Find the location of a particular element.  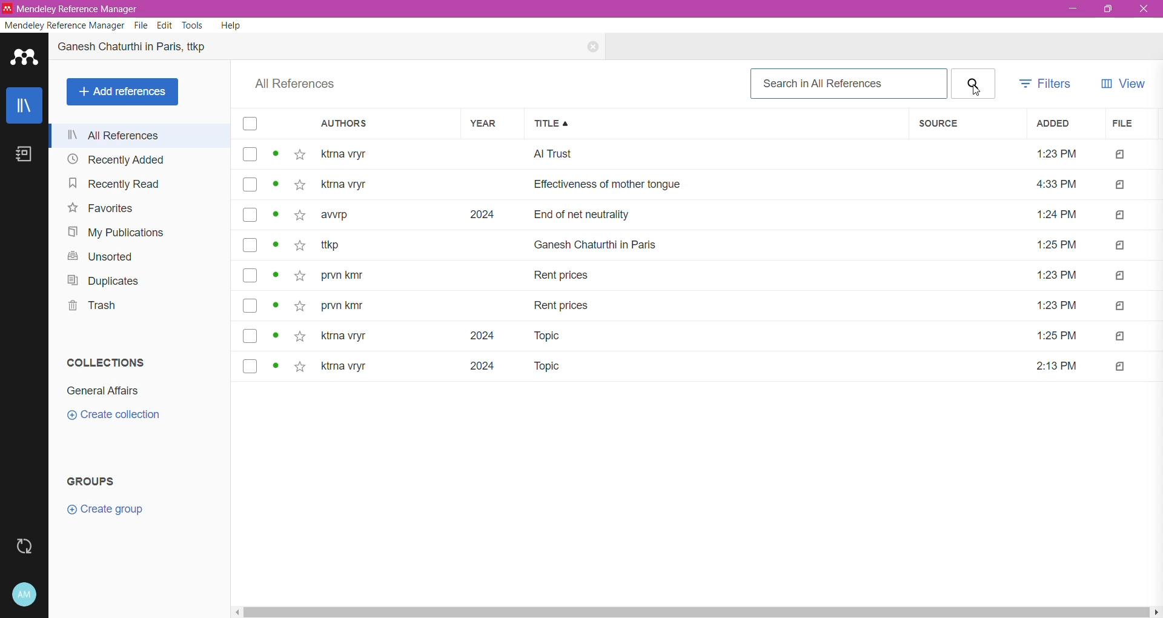

prvn kmr Rent prices 1:23 PM is located at coordinates (701, 307).